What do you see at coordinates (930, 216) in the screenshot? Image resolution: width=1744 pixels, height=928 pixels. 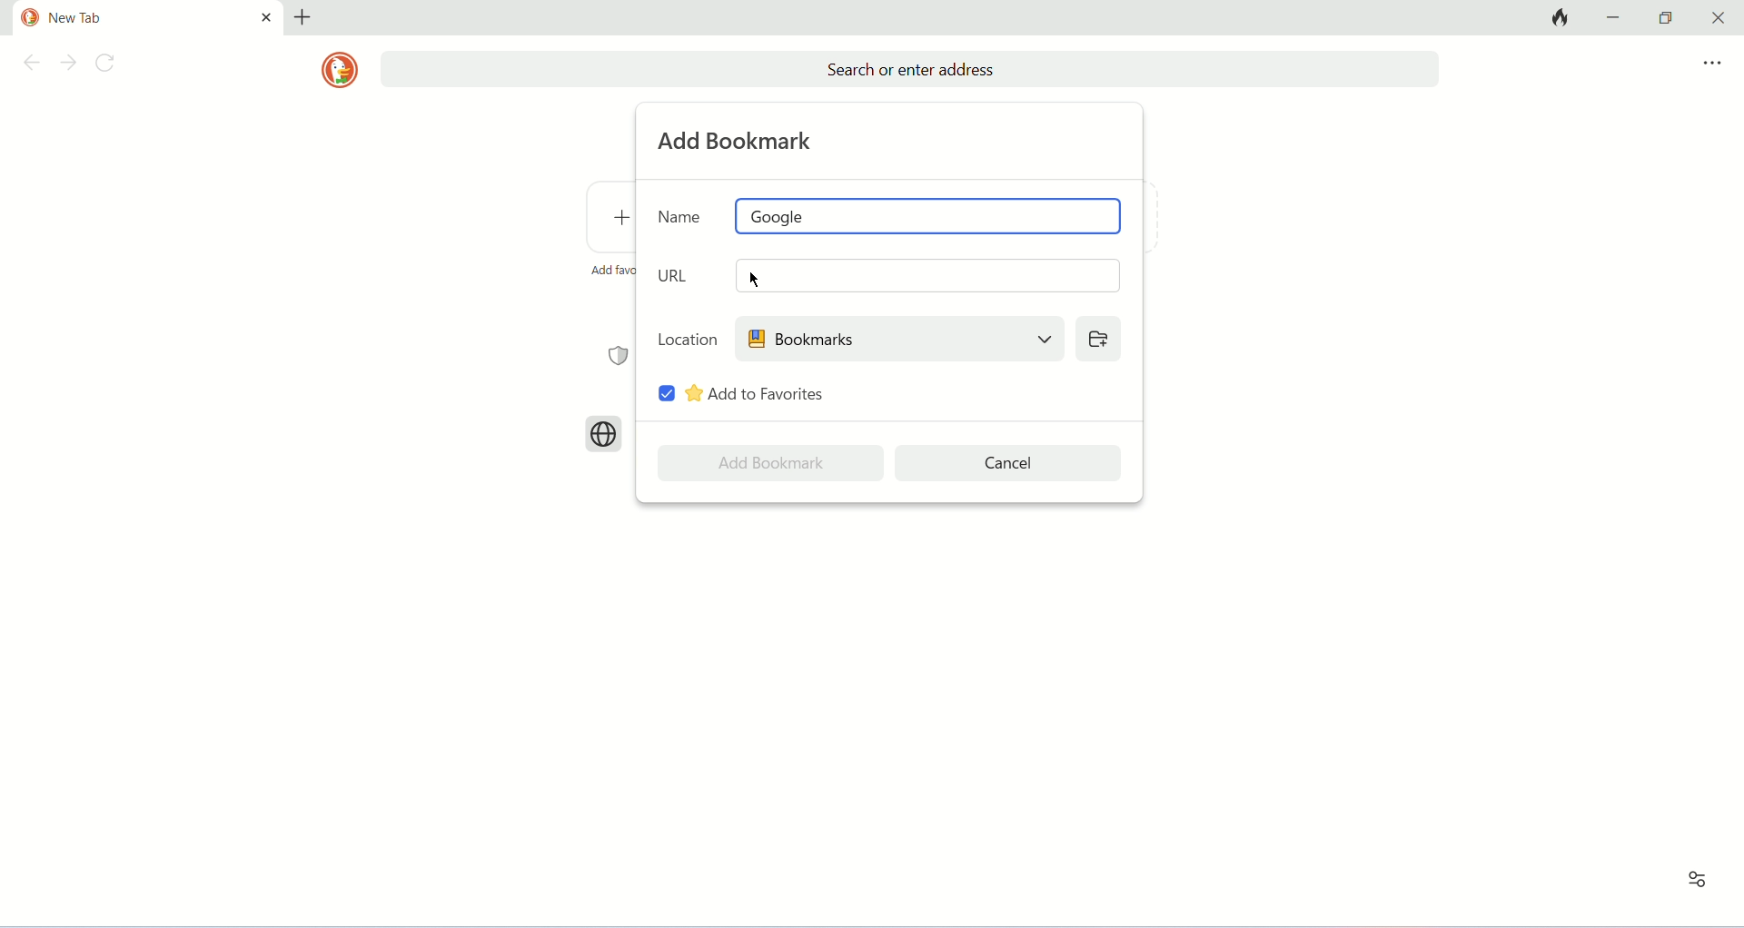 I see `google` at bounding box center [930, 216].